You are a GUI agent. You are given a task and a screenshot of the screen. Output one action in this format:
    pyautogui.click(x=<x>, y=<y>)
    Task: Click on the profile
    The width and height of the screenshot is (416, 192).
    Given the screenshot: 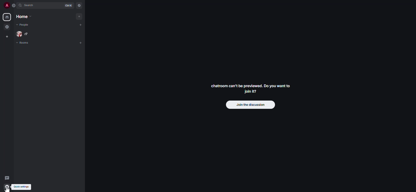 What is the action you would take?
    pyautogui.click(x=6, y=6)
    